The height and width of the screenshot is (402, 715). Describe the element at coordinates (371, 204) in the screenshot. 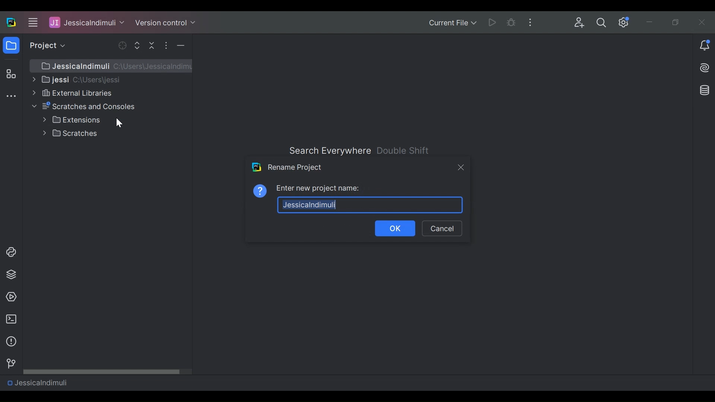

I see `Project name` at that location.